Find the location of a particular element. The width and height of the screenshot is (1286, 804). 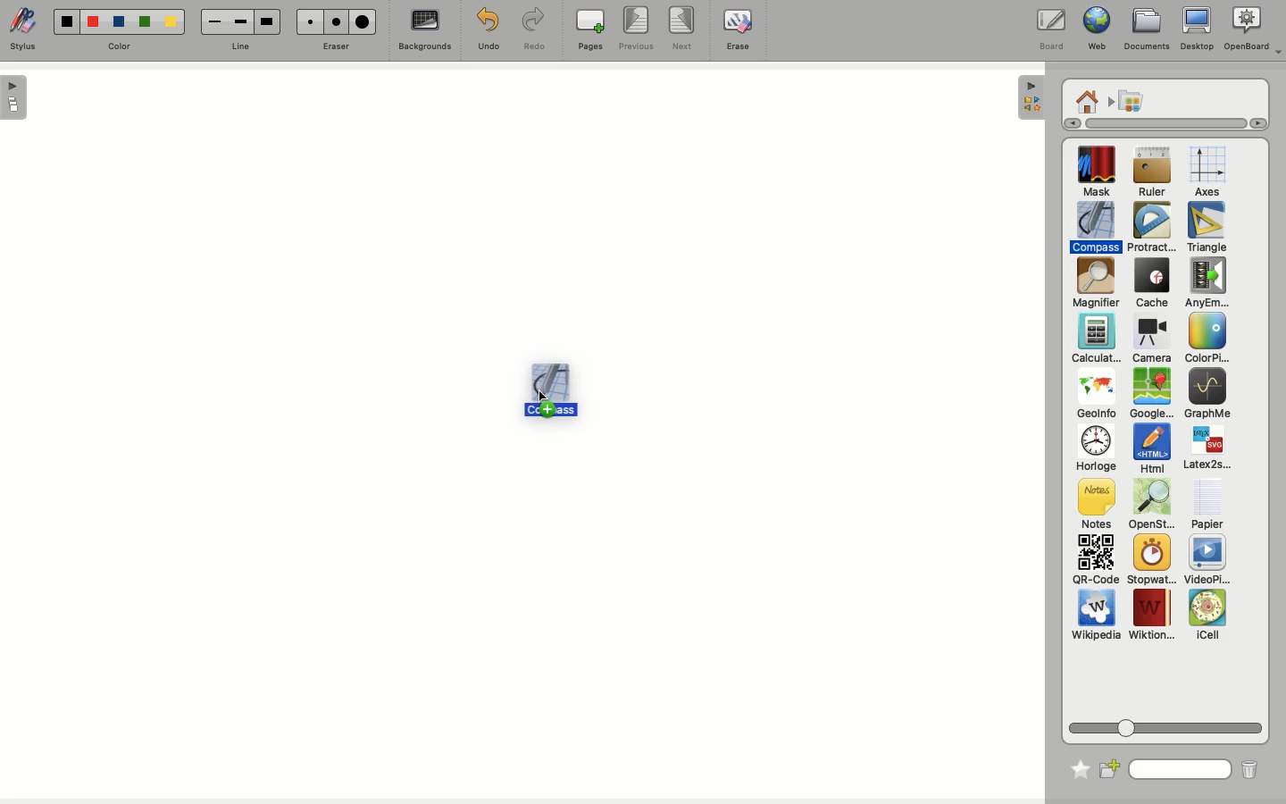

Calculator is located at coordinates (1096, 339).